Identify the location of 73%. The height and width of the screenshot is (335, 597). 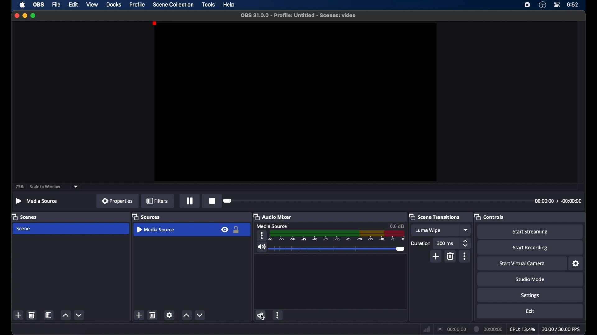
(20, 186).